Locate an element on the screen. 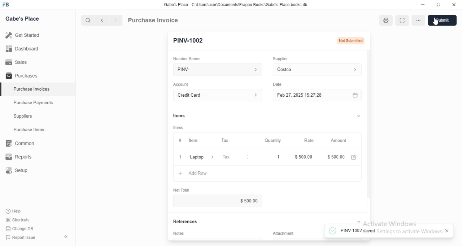 The width and height of the screenshot is (462, 246). Get Started is located at coordinates (38, 35).